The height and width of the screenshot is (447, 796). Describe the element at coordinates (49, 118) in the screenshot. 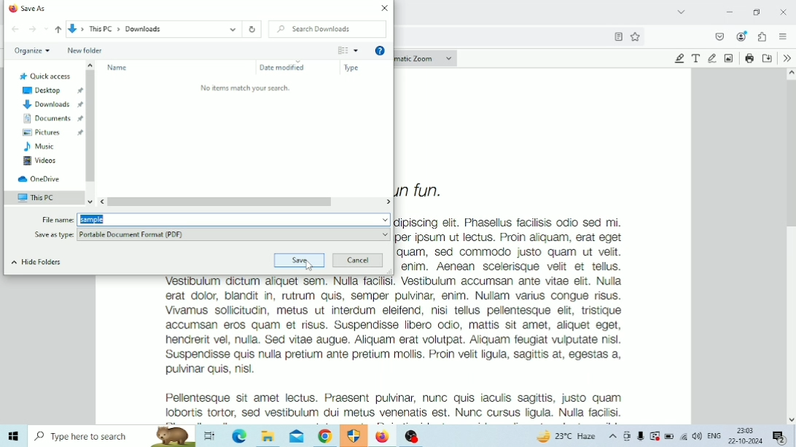

I see `Documents` at that location.